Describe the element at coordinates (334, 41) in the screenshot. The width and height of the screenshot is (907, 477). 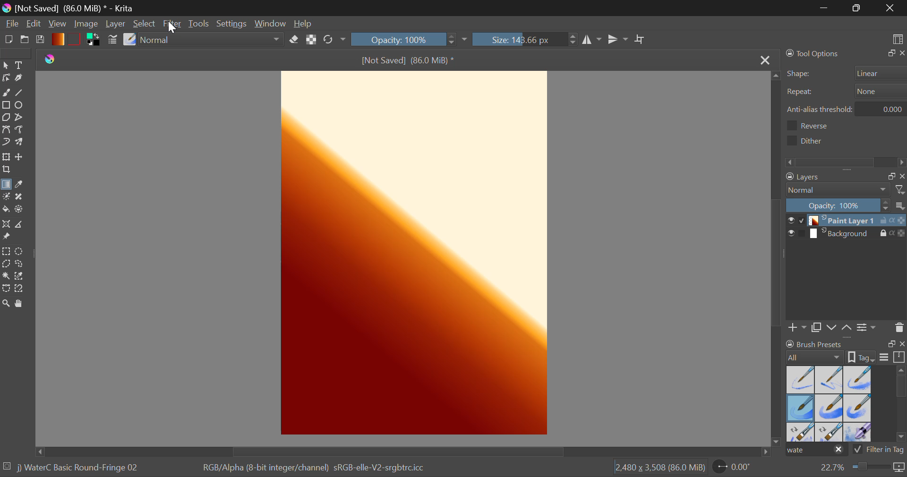
I see `Refresh` at that location.